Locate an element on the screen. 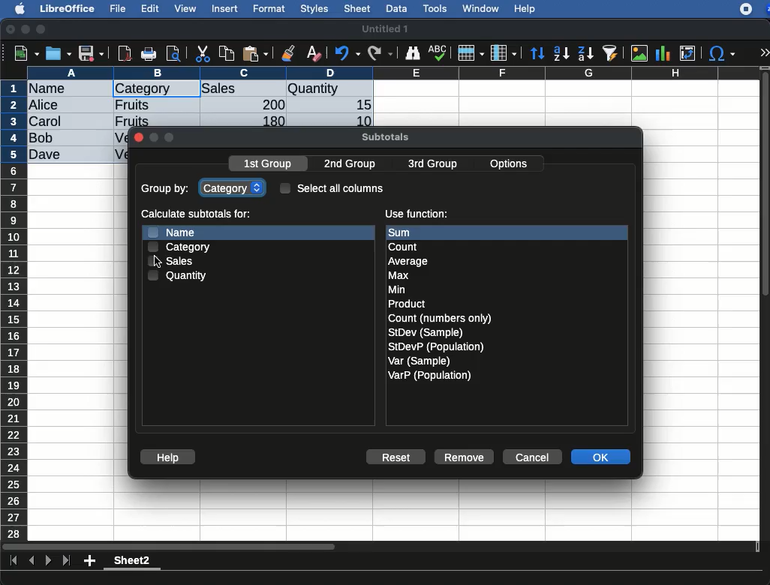 Image resolution: width=770 pixels, height=585 pixels. close is located at coordinates (138, 139).